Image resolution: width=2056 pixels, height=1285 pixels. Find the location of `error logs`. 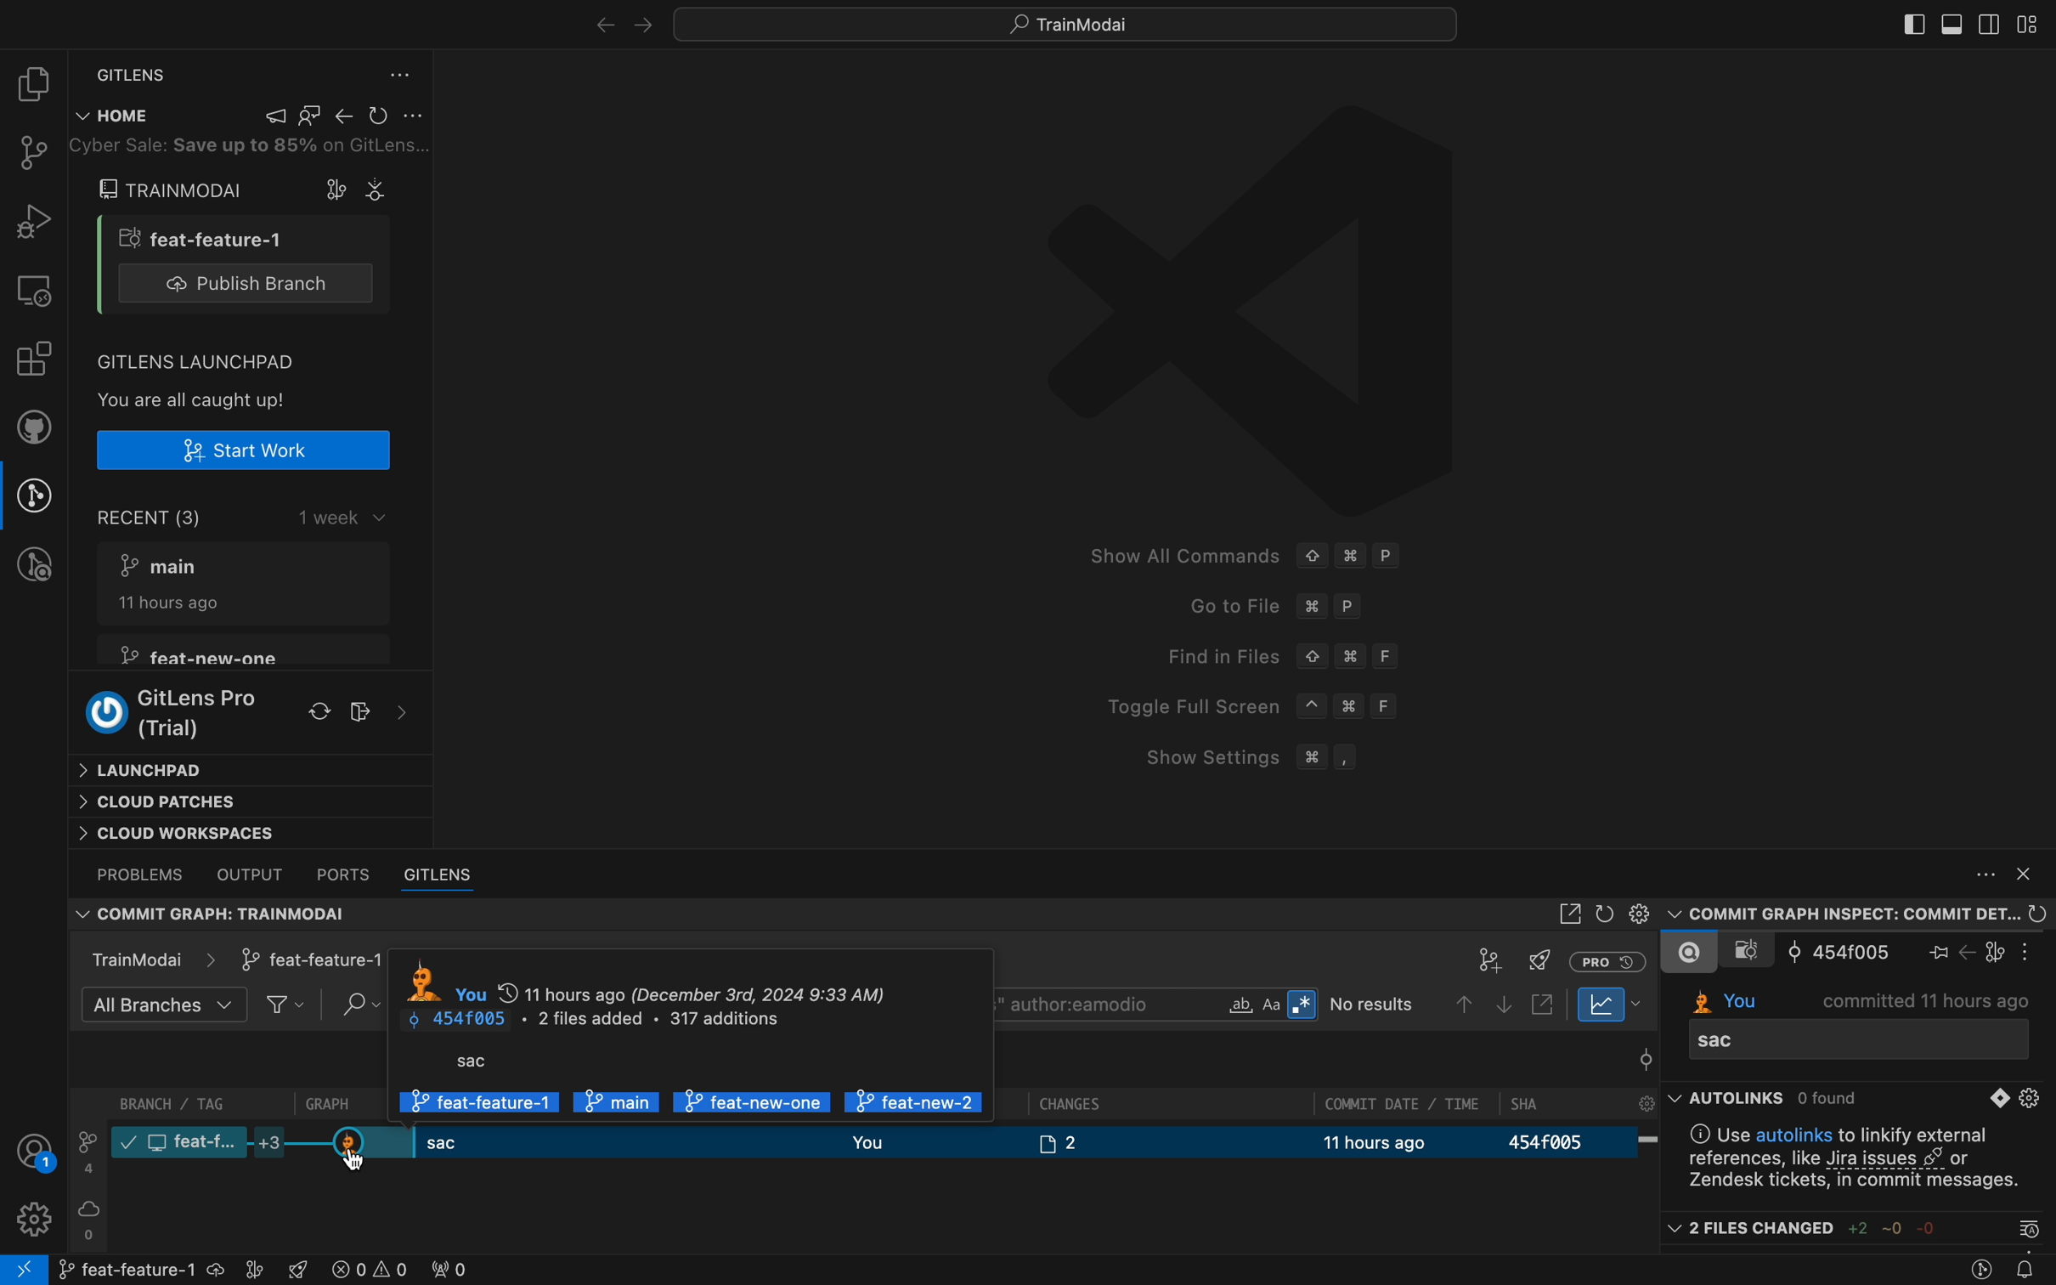

error logs is located at coordinates (398, 1271).